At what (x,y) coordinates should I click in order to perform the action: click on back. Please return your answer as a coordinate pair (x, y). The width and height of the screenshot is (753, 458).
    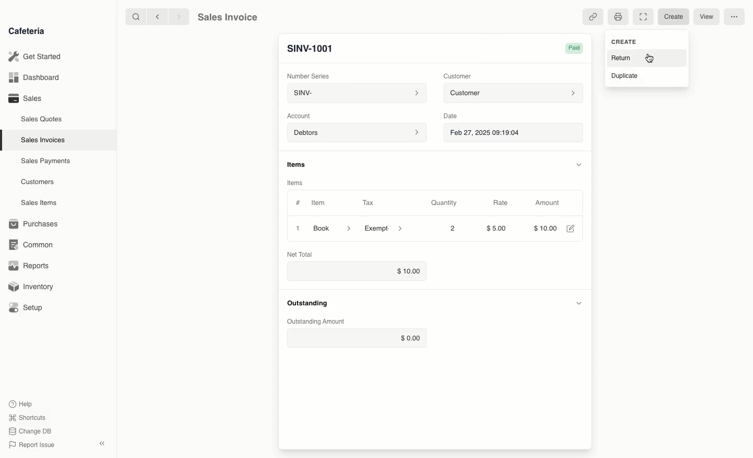
    Looking at the image, I should click on (159, 17).